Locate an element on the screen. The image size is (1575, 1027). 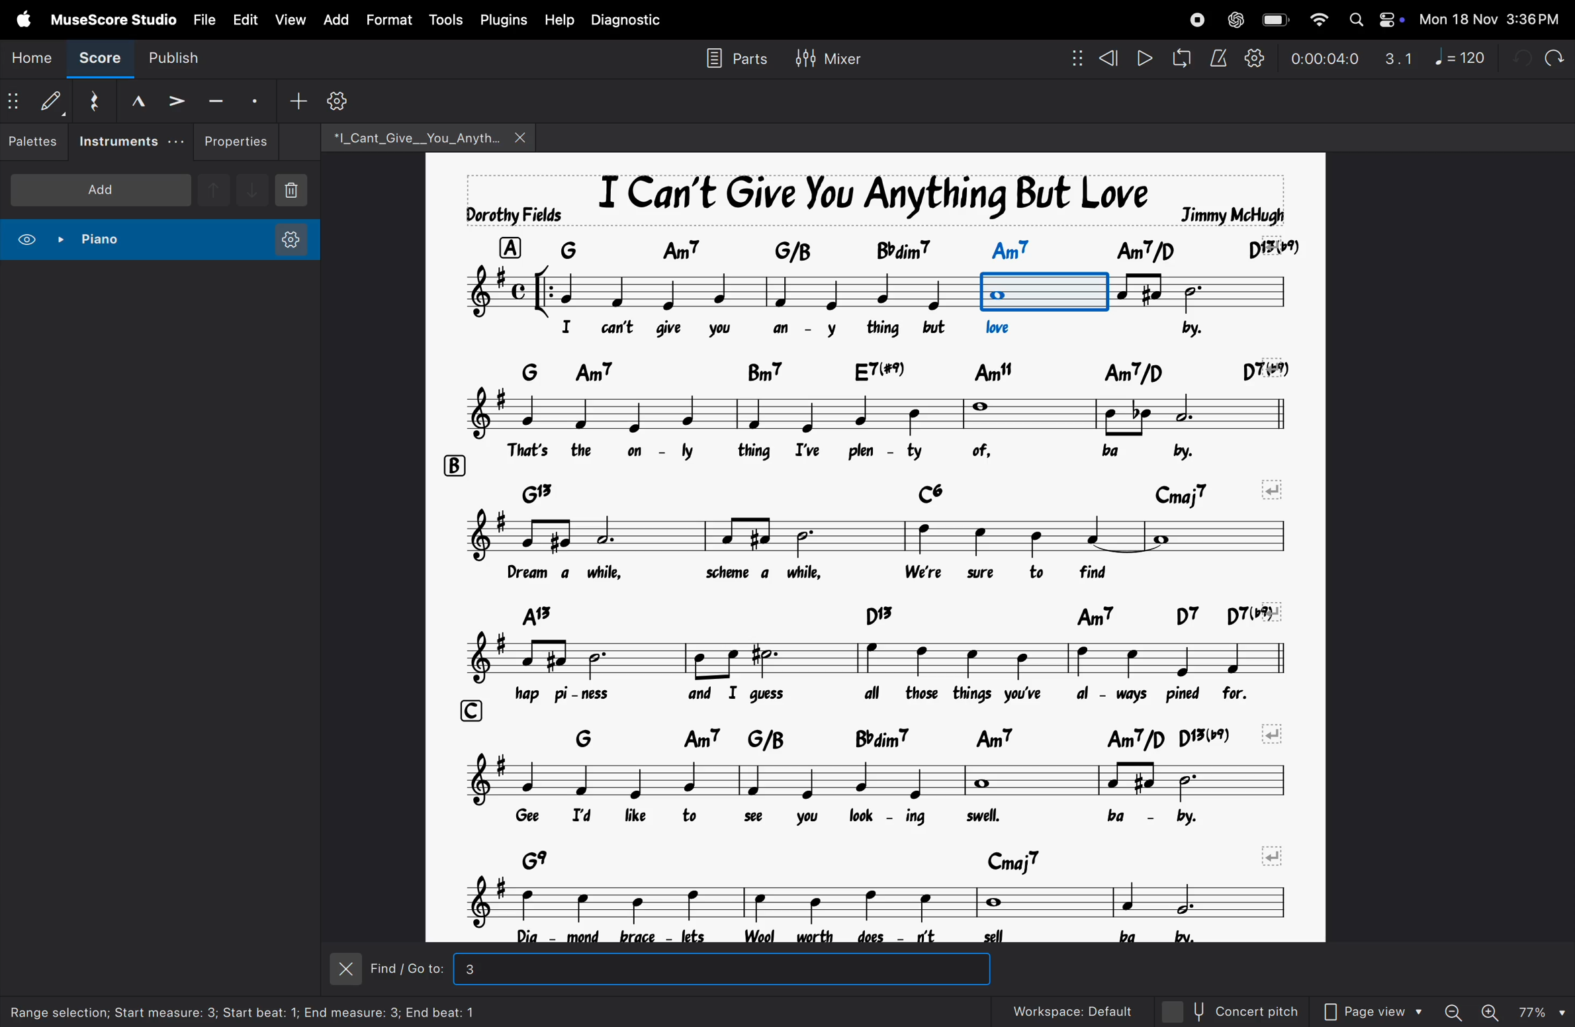
song title is located at coordinates (865, 200).